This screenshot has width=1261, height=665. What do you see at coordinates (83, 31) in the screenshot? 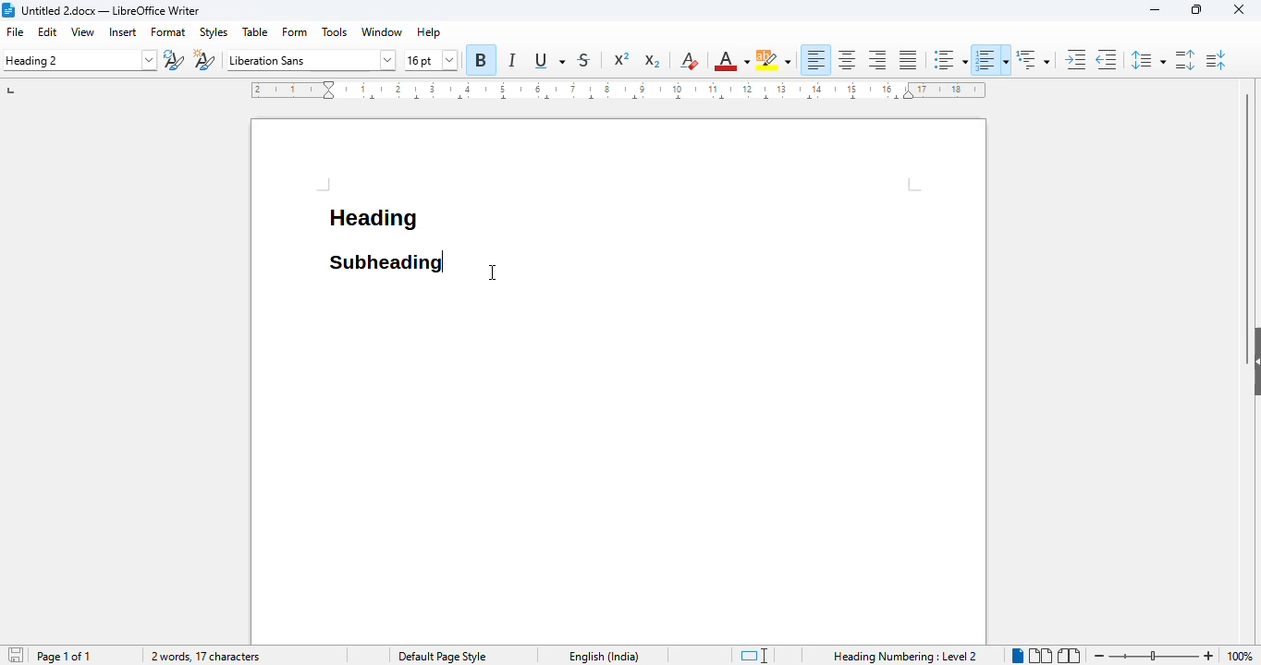
I see `view` at bounding box center [83, 31].